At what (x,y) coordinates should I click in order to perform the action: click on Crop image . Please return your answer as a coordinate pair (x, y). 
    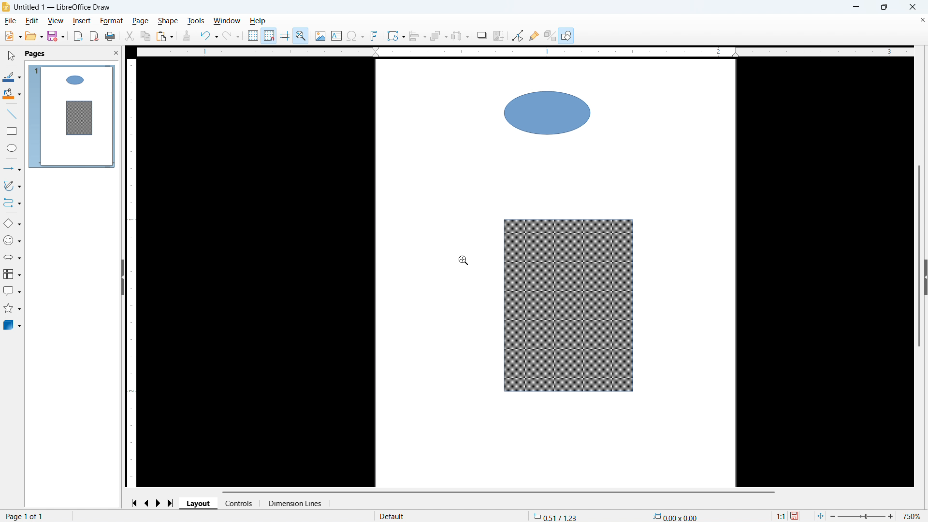
    Looking at the image, I should click on (499, 35).